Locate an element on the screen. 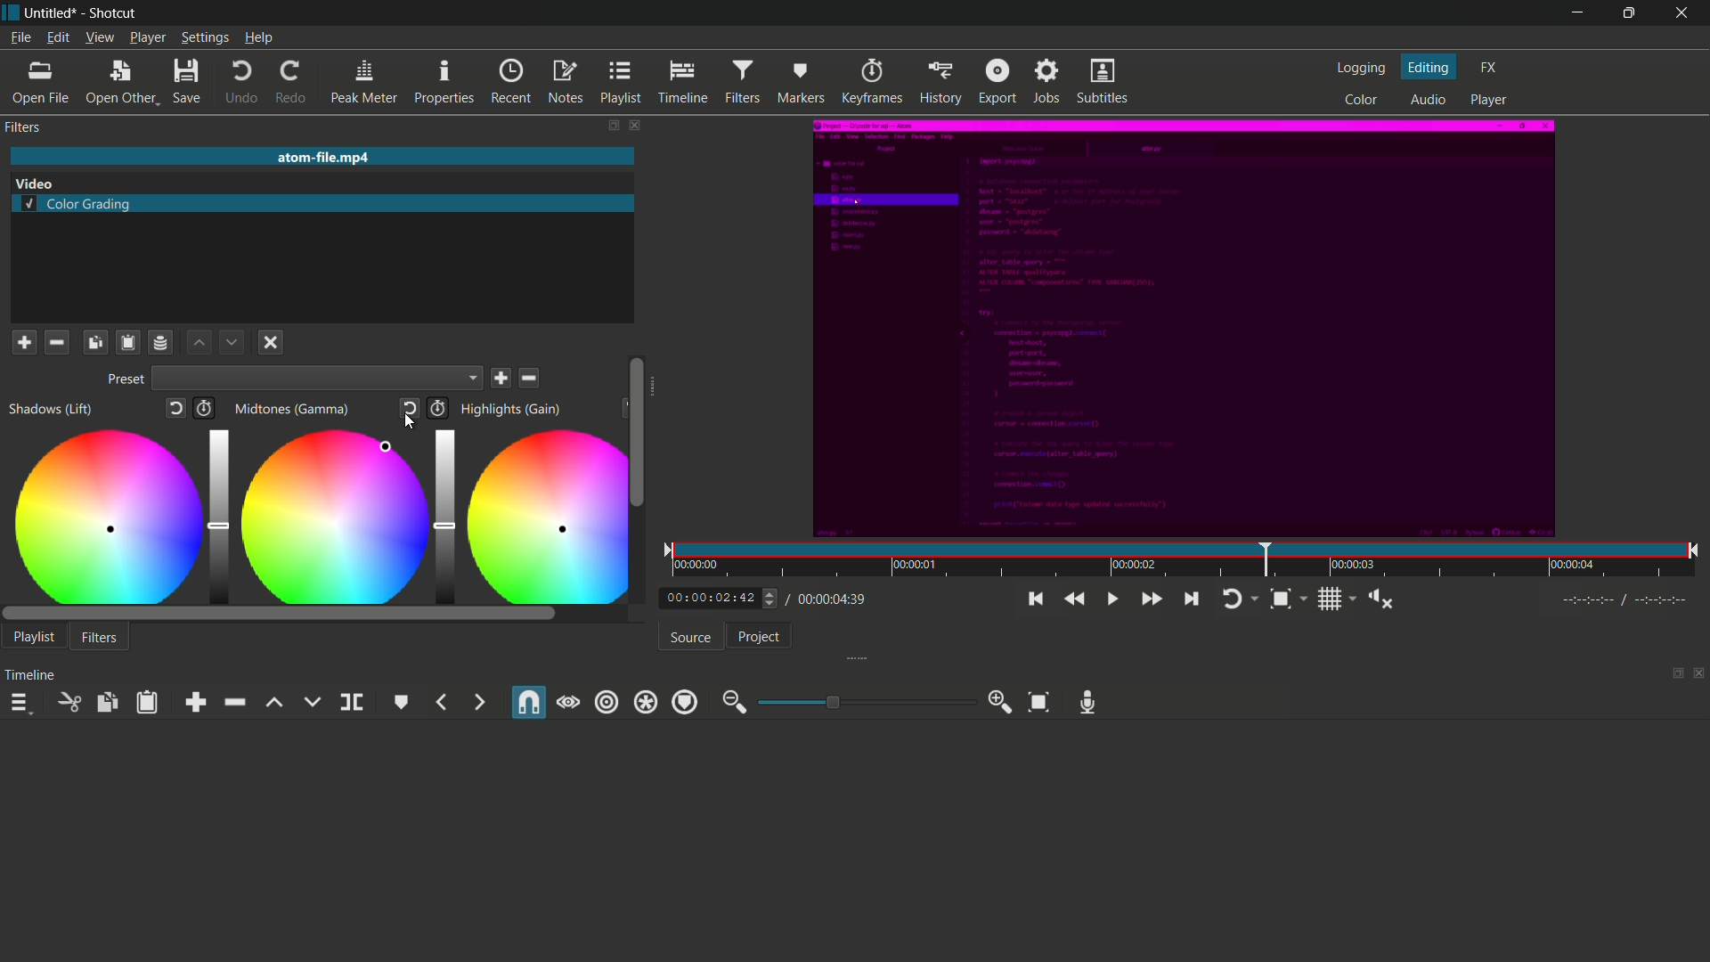 This screenshot has width=1710, height=962. export is located at coordinates (998, 80).